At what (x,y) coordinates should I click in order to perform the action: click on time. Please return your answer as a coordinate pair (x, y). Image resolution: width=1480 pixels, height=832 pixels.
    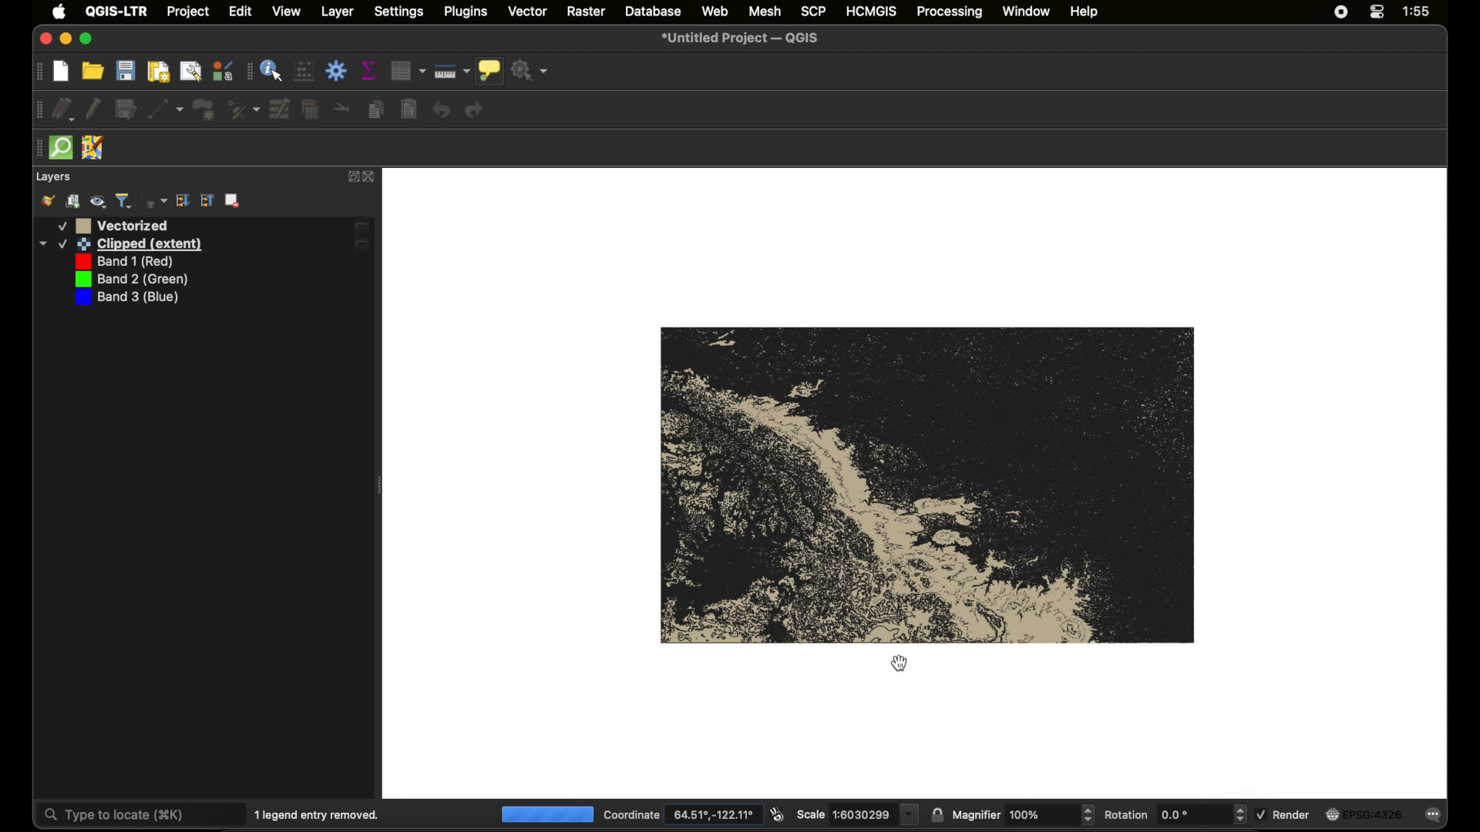
    Looking at the image, I should click on (1416, 12).